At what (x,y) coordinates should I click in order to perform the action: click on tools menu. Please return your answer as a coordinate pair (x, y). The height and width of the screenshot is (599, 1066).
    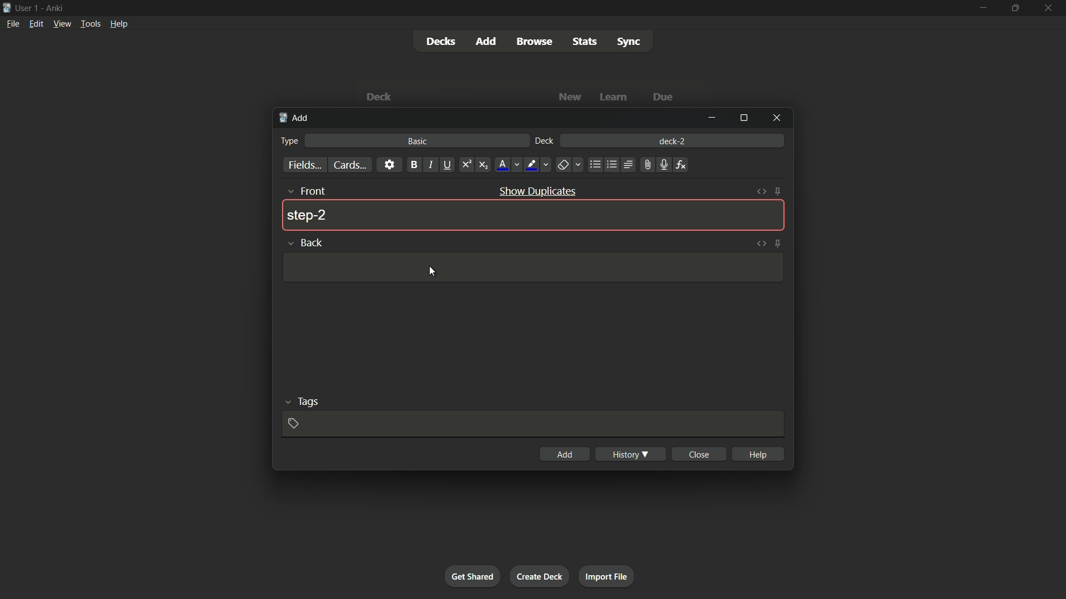
    Looking at the image, I should click on (90, 24).